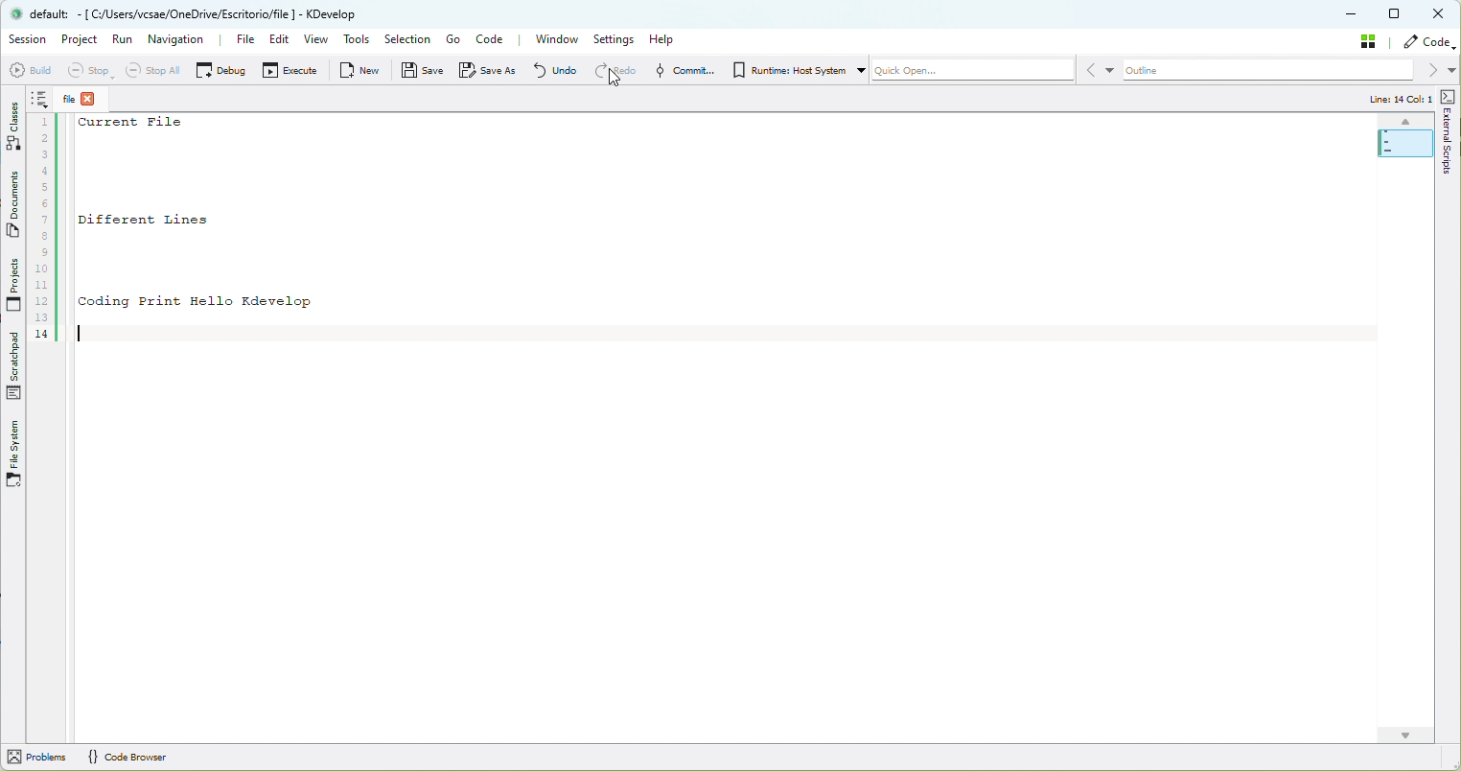 Image resolution: width=1461 pixels, height=771 pixels. I want to click on Help, so click(663, 40).